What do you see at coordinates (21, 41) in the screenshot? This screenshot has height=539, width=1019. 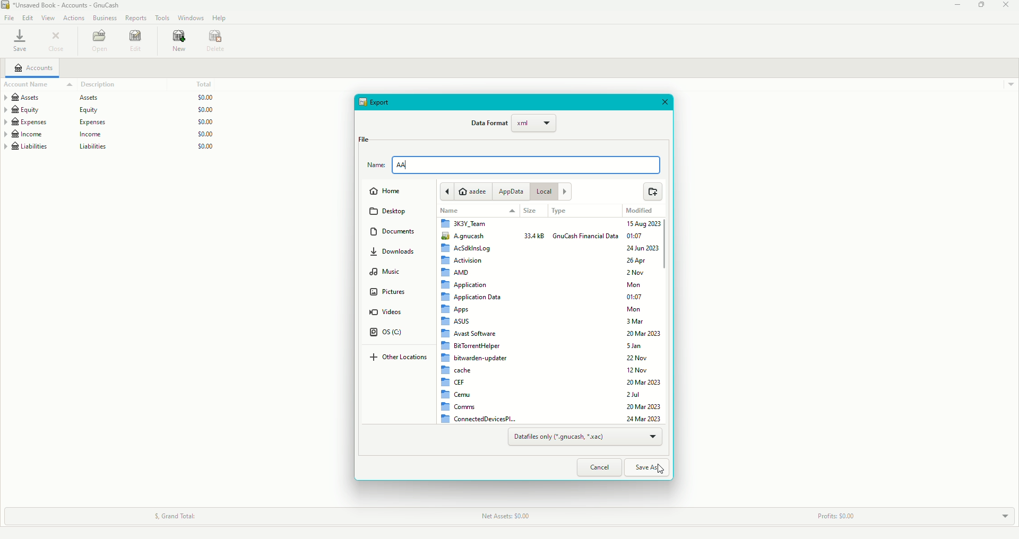 I see `Save` at bounding box center [21, 41].